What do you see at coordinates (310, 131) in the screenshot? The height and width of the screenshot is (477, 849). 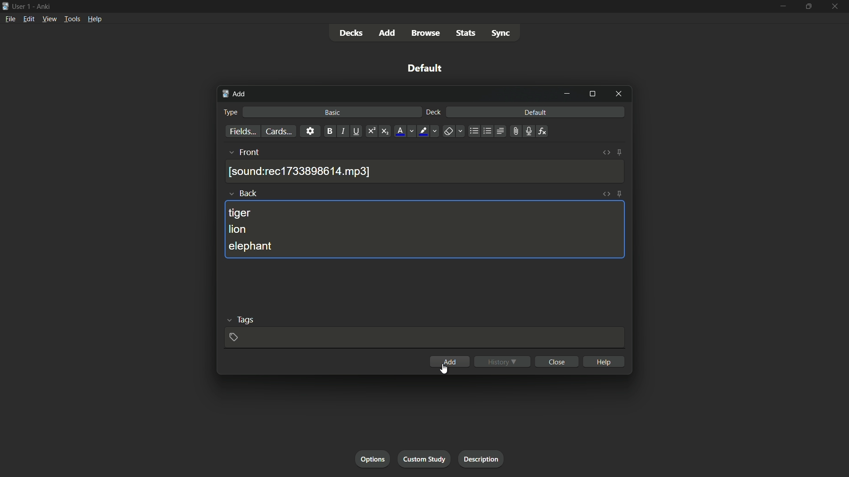 I see `settings` at bounding box center [310, 131].